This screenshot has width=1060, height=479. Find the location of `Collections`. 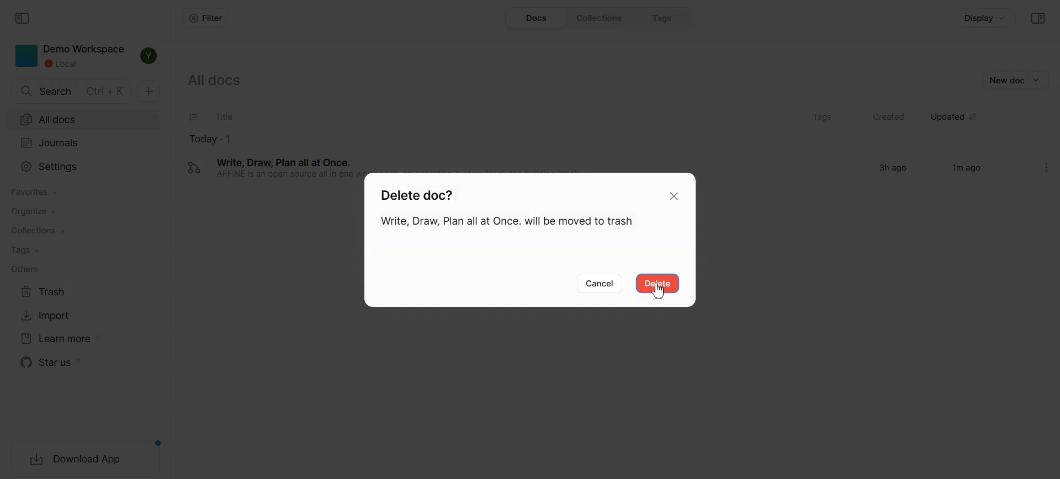

Collections is located at coordinates (602, 18).